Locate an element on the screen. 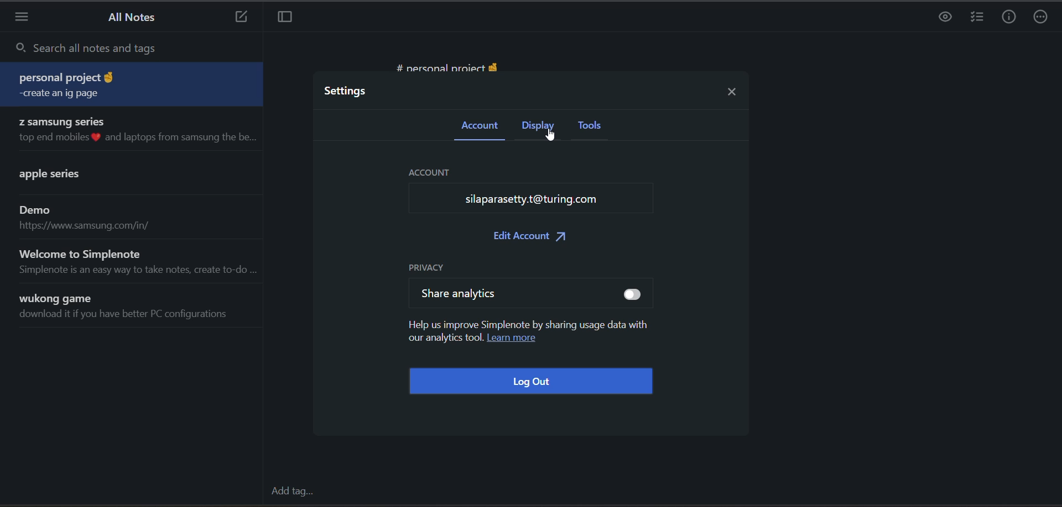 This screenshot has height=507, width=1062. all notes is located at coordinates (129, 18).